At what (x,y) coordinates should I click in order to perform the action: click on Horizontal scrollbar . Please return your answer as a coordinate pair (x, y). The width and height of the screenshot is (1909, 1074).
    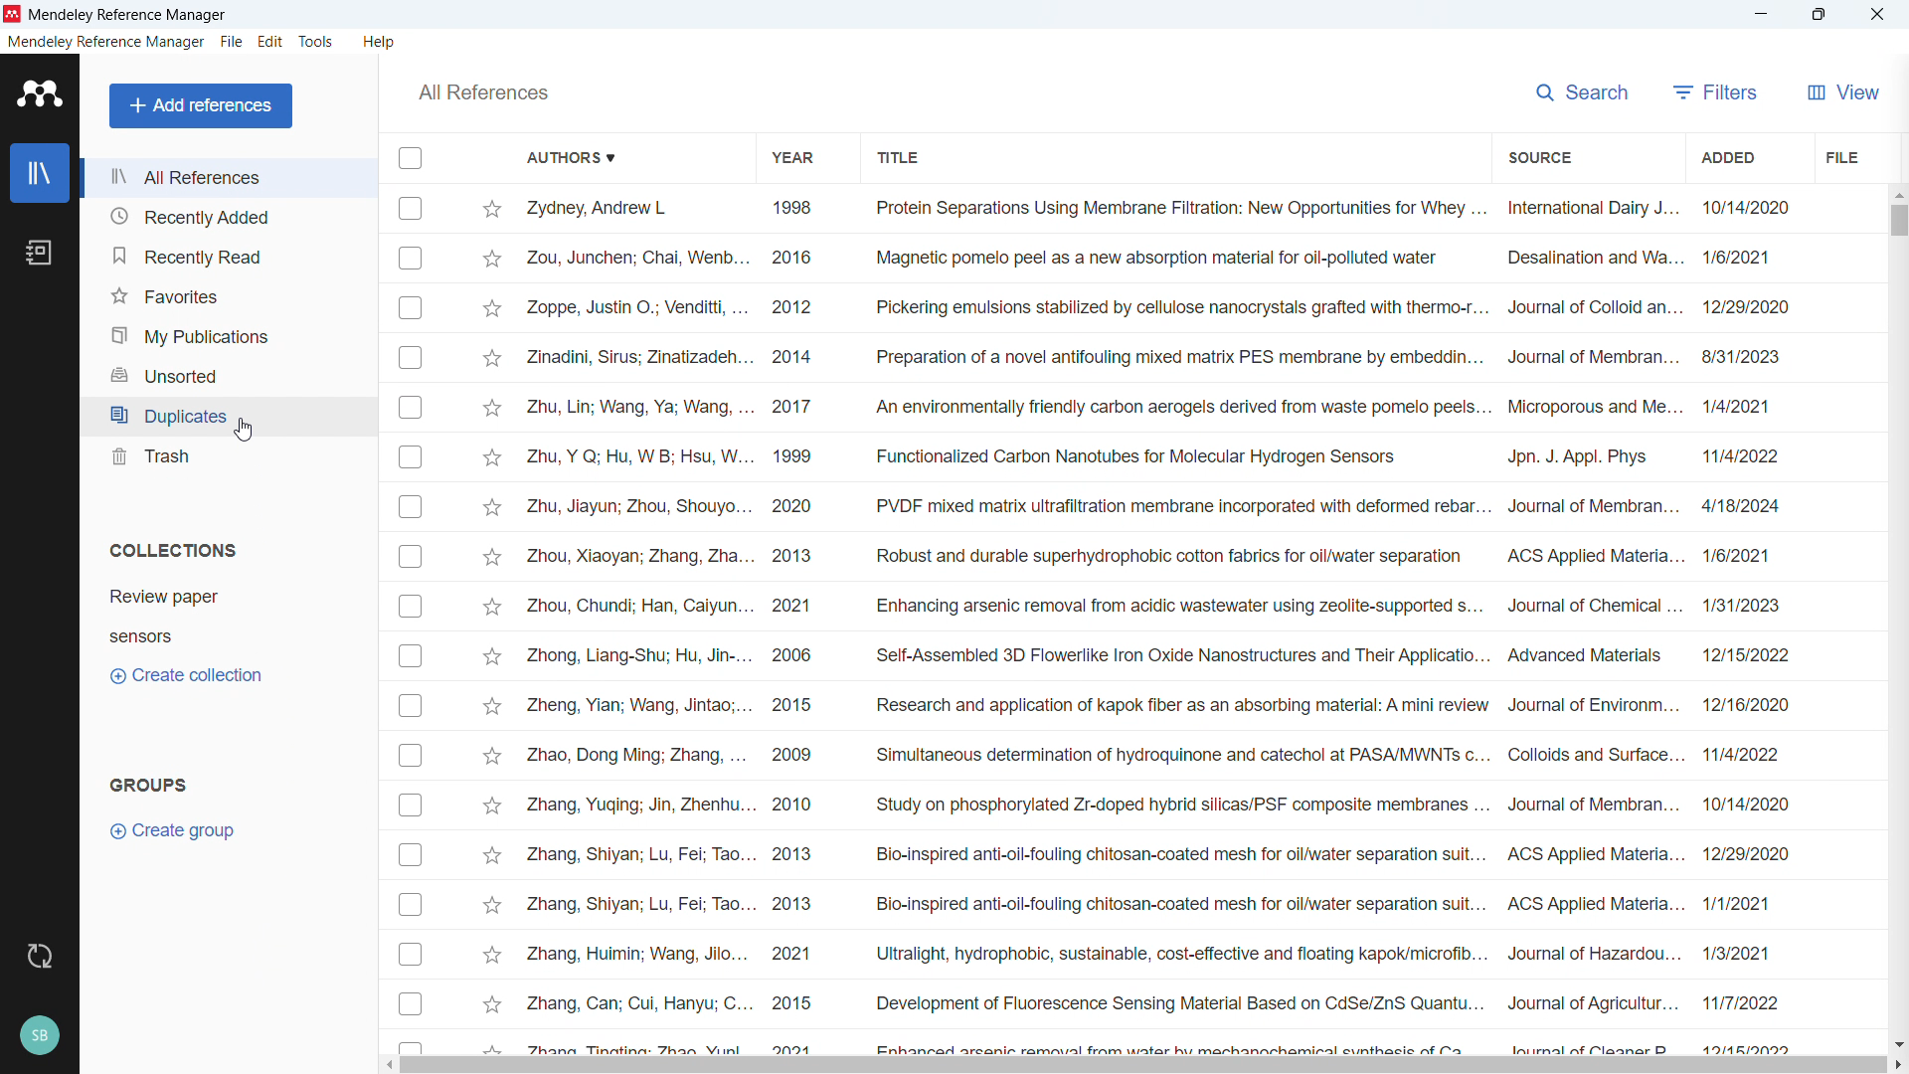
    Looking at the image, I should click on (1142, 1066).